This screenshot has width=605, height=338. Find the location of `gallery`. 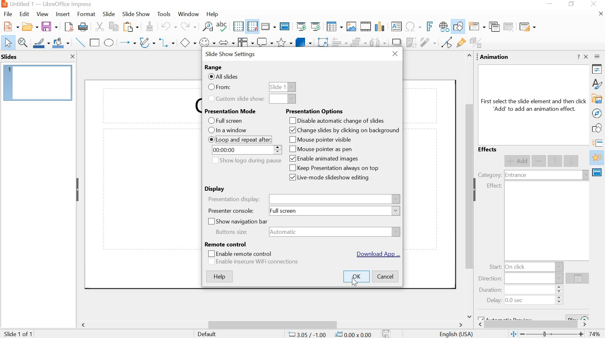

gallery is located at coordinates (597, 99).